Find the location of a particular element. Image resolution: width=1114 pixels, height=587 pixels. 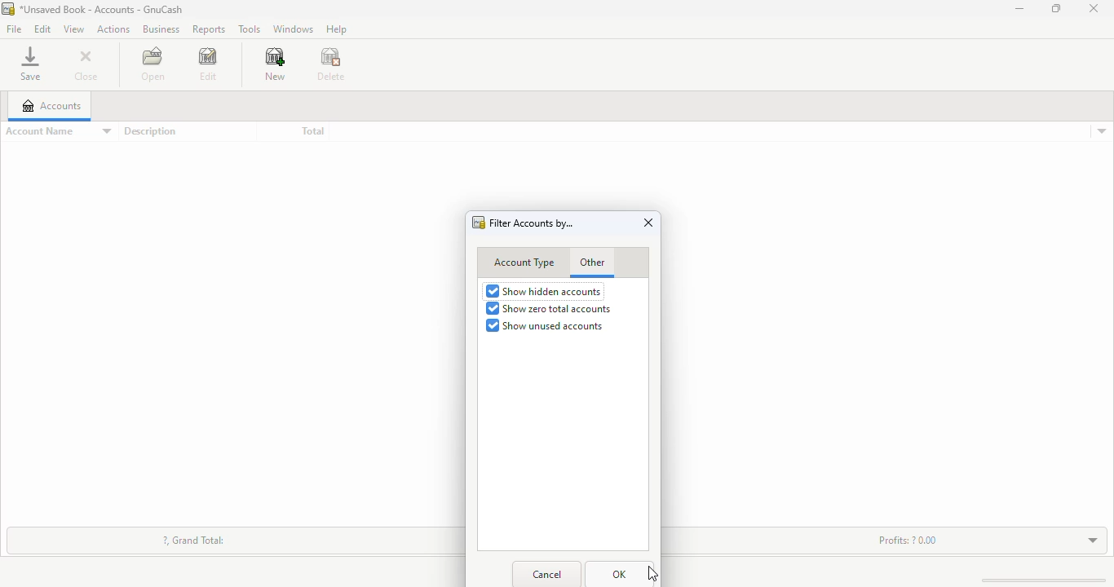

accounts details is located at coordinates (1102, 131).